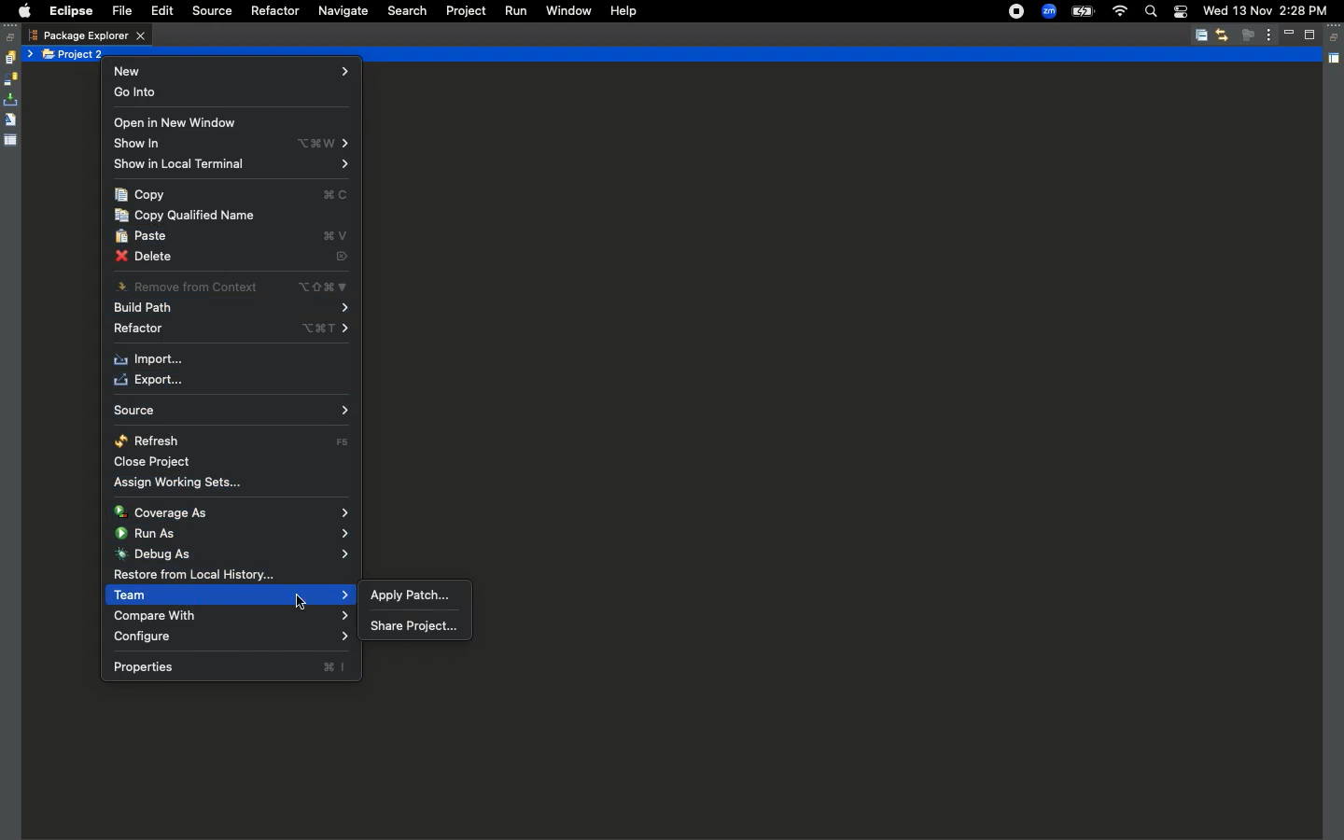 This screenshot has height=840, width=1344. Describe the element at coordinates (9, 58) in the screenshot. I see `History` at that location.